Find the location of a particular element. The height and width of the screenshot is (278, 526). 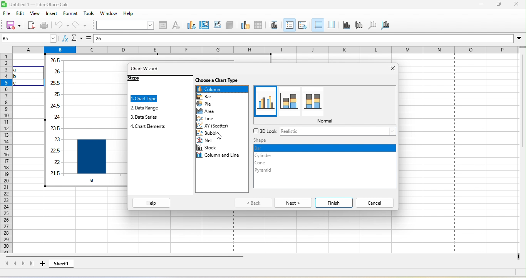

sheet 1 is located at coordinates (62, 265).